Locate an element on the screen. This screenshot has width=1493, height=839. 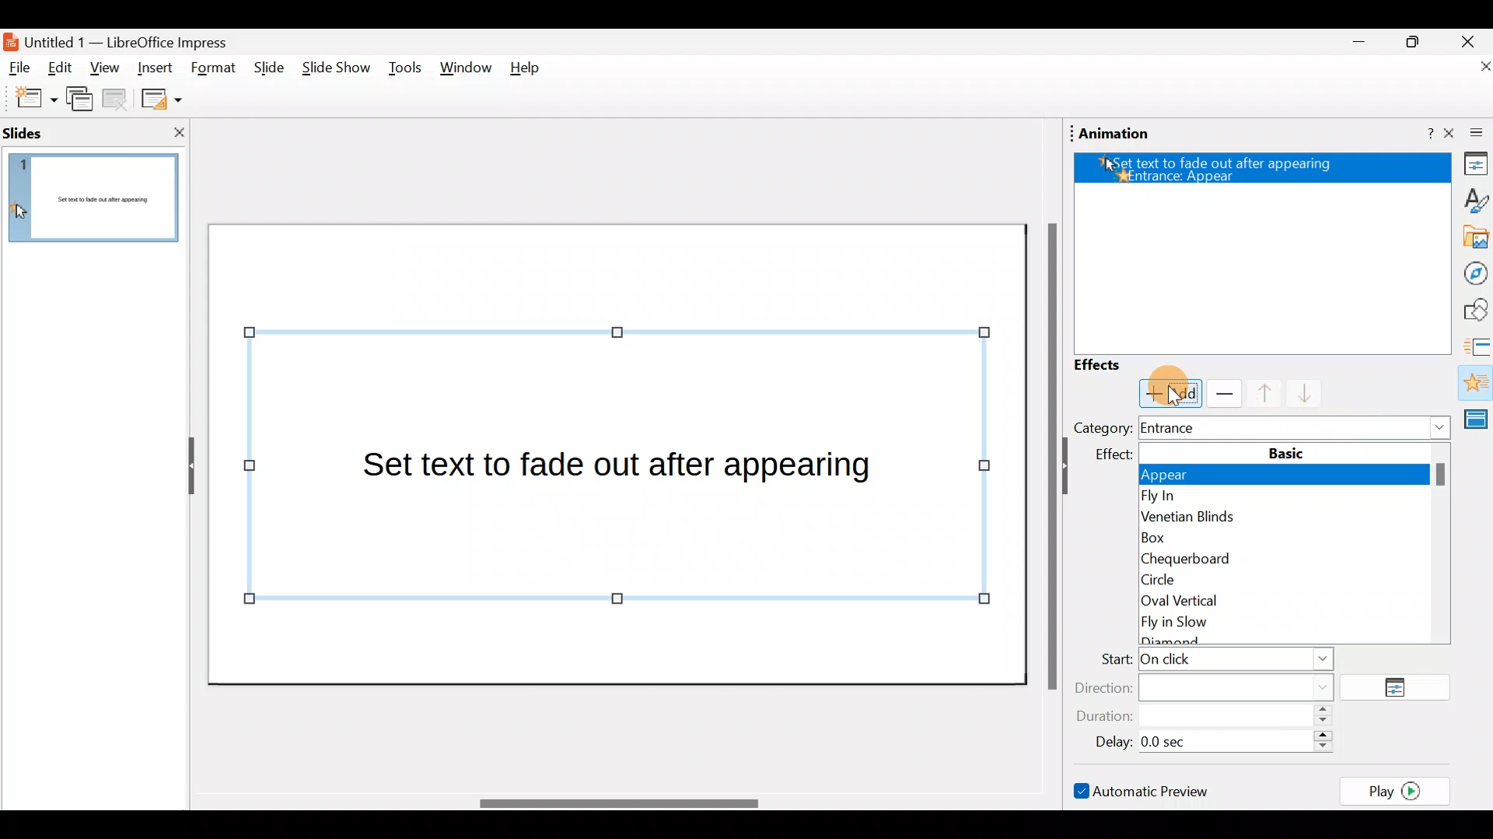
Effects is located at coordinates (1112, 365).